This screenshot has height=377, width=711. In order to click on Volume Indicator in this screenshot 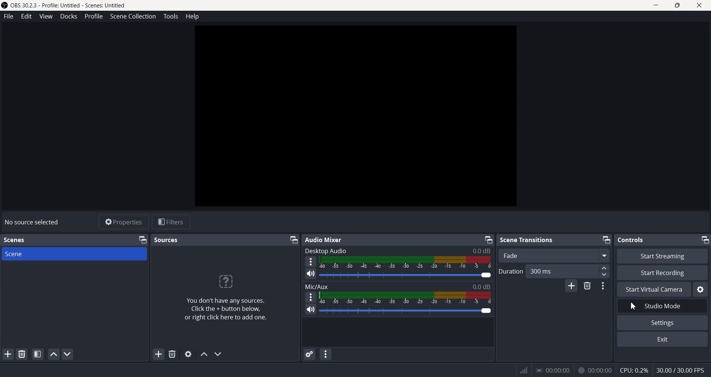, I will do `click(406, 298)`.